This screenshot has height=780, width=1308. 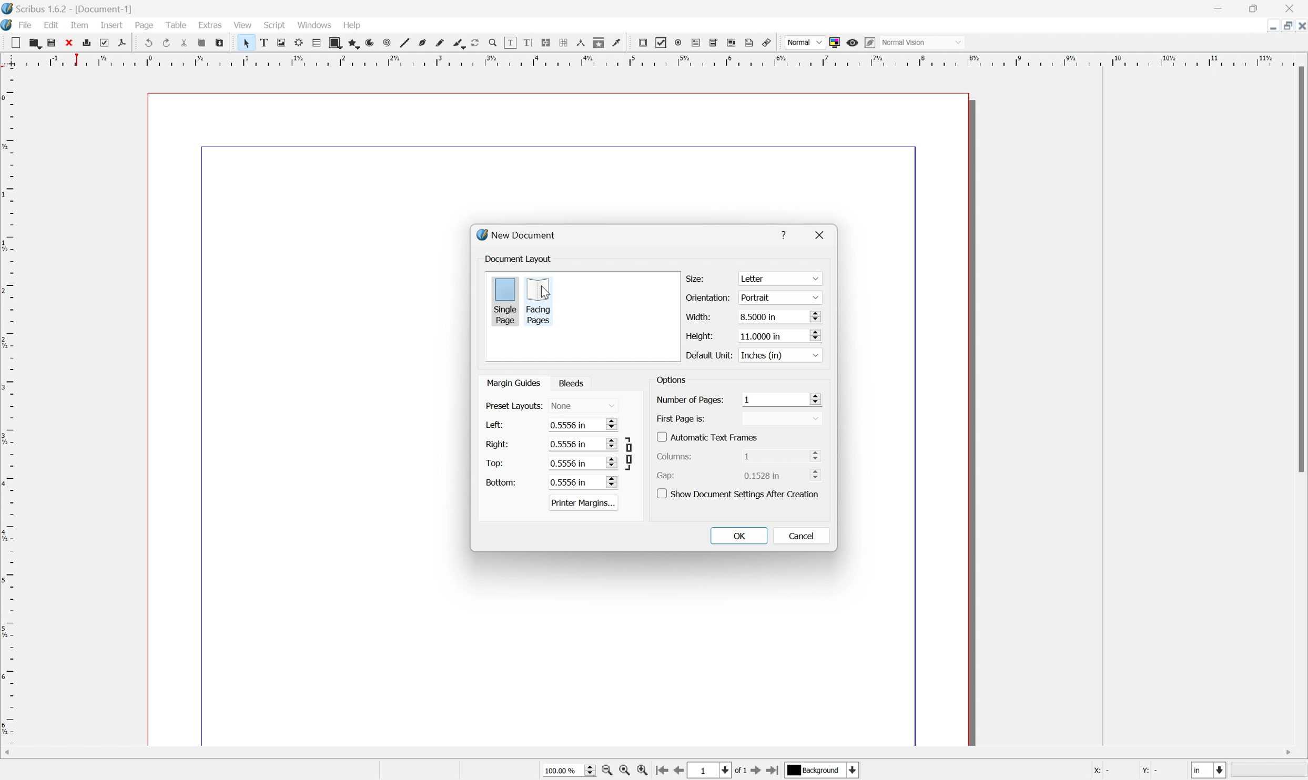 What do you see at coordinates (645, 771) in the screenshot?
I see `zoom in` at bounding box center [645, 771].